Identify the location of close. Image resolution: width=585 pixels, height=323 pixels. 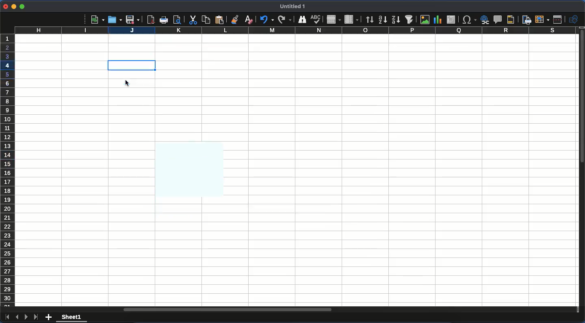
(4, 6).